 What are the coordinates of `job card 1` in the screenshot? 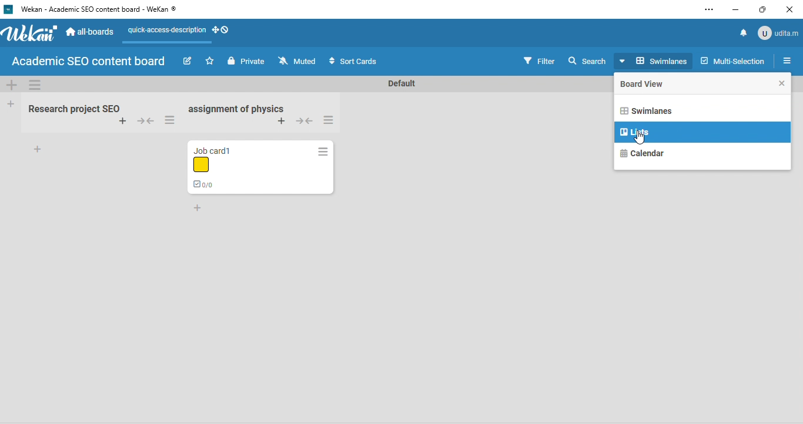 It's located at (229, 168).